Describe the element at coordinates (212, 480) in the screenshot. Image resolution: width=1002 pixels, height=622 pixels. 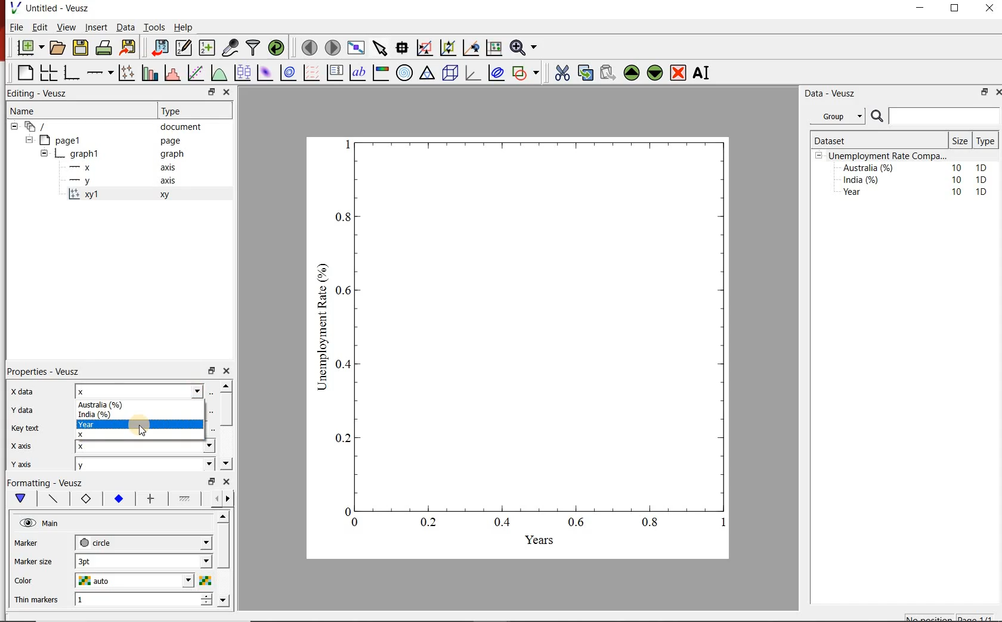
I see `minimise` at that location.